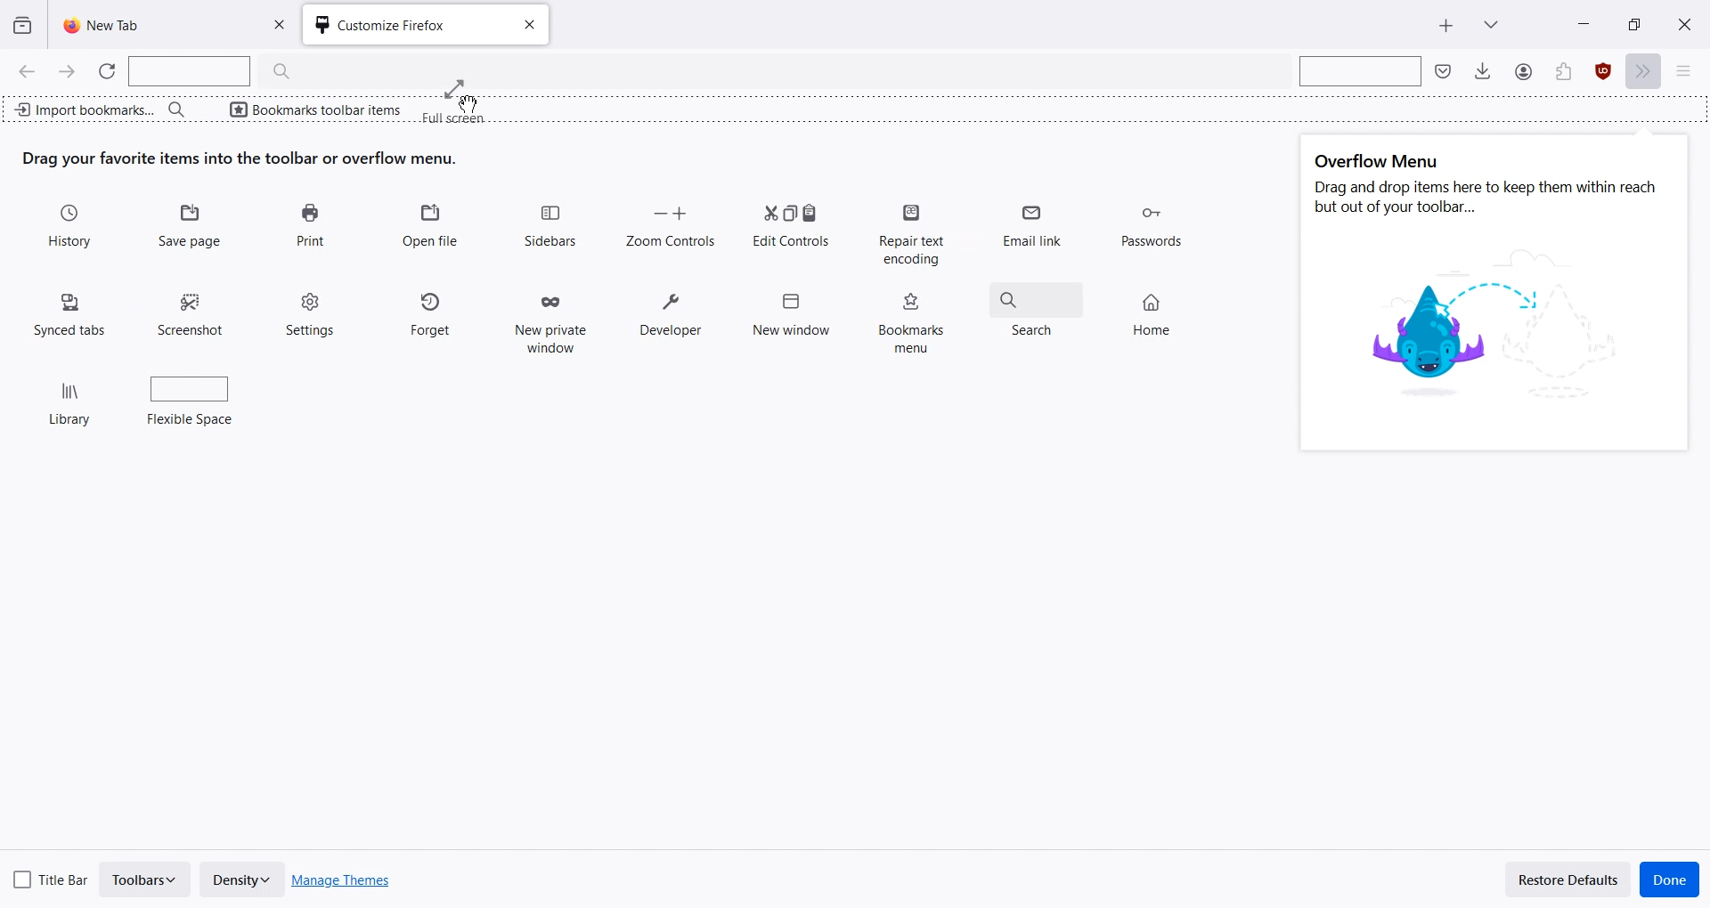  I want to click on Forget, so click(432, 311).